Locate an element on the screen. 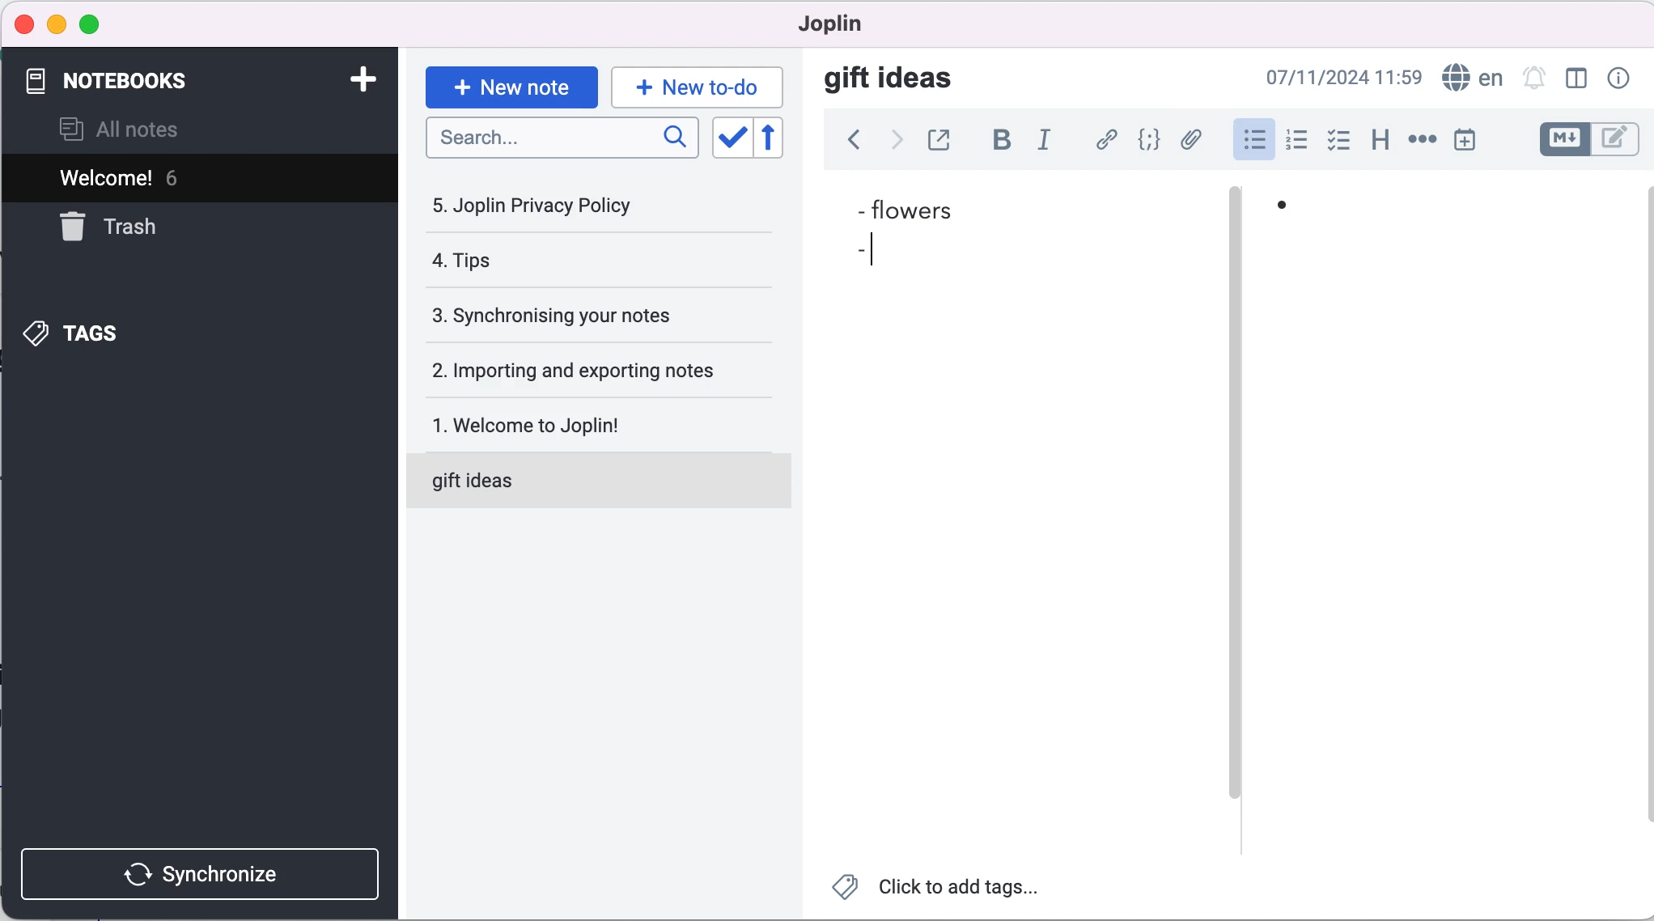  click to add tags is located at coordinates (947, 888).